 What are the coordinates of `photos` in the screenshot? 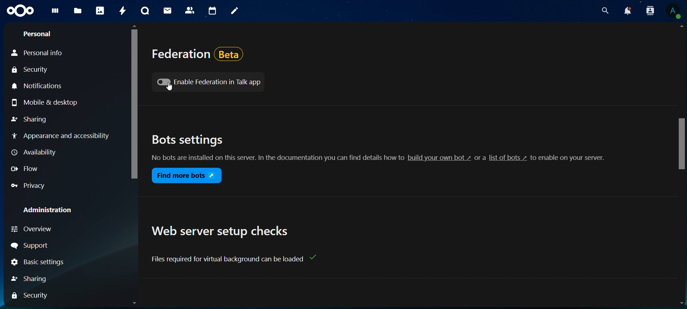 It's located at (100, 10).